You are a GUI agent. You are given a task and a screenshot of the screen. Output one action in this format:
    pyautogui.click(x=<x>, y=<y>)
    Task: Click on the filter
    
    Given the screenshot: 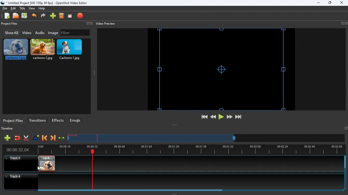 What is the action you would take?
    pyautogui.click(x=75, y=32)
    